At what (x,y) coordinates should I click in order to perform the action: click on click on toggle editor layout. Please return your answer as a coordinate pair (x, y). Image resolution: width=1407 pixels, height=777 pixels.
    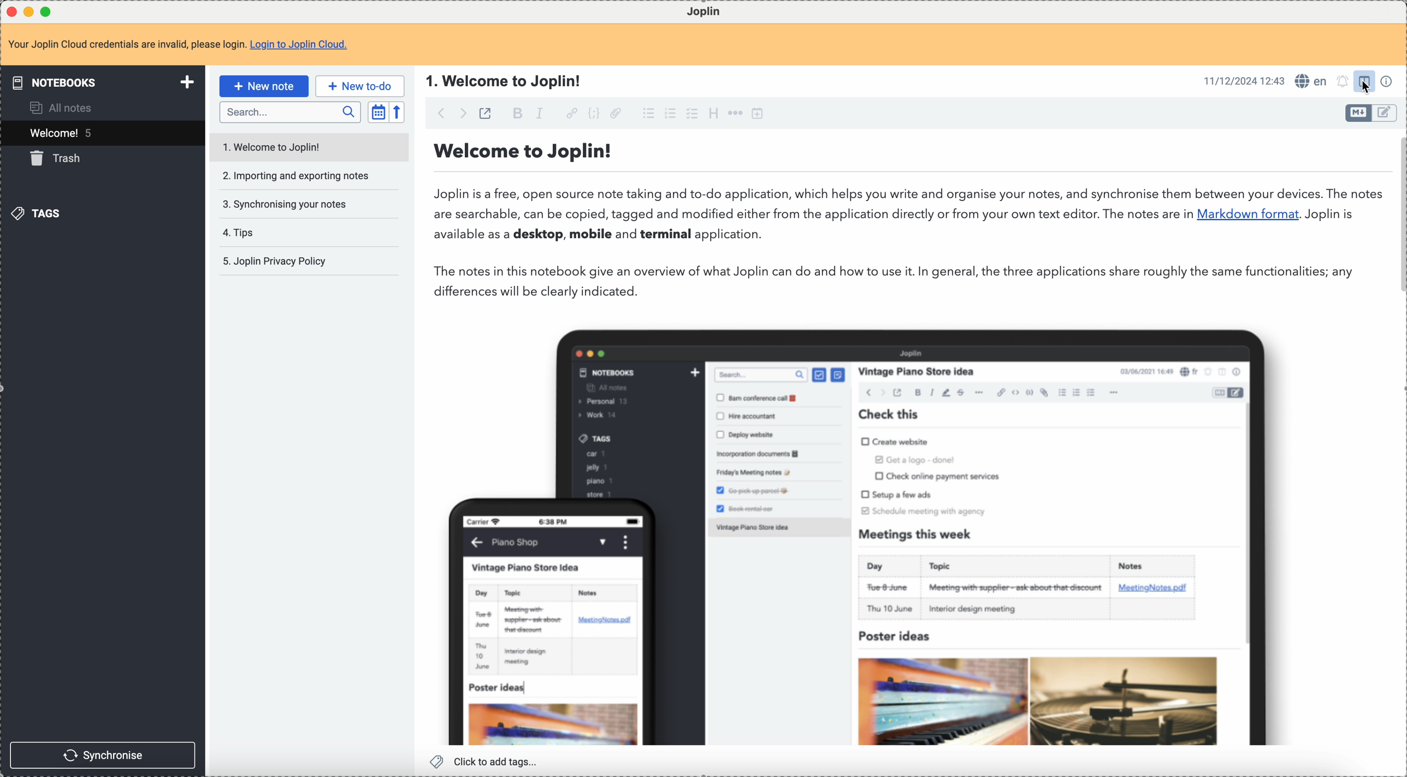
    Looking at the image, I should click on (1364, 82).